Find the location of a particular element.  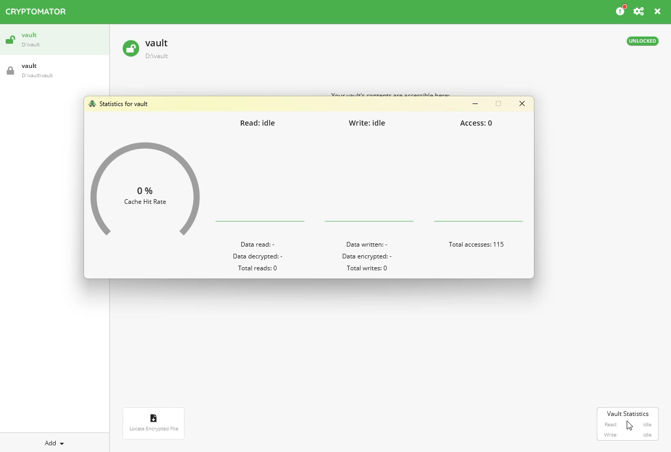

unlocked is located at coordinates (644, 41).